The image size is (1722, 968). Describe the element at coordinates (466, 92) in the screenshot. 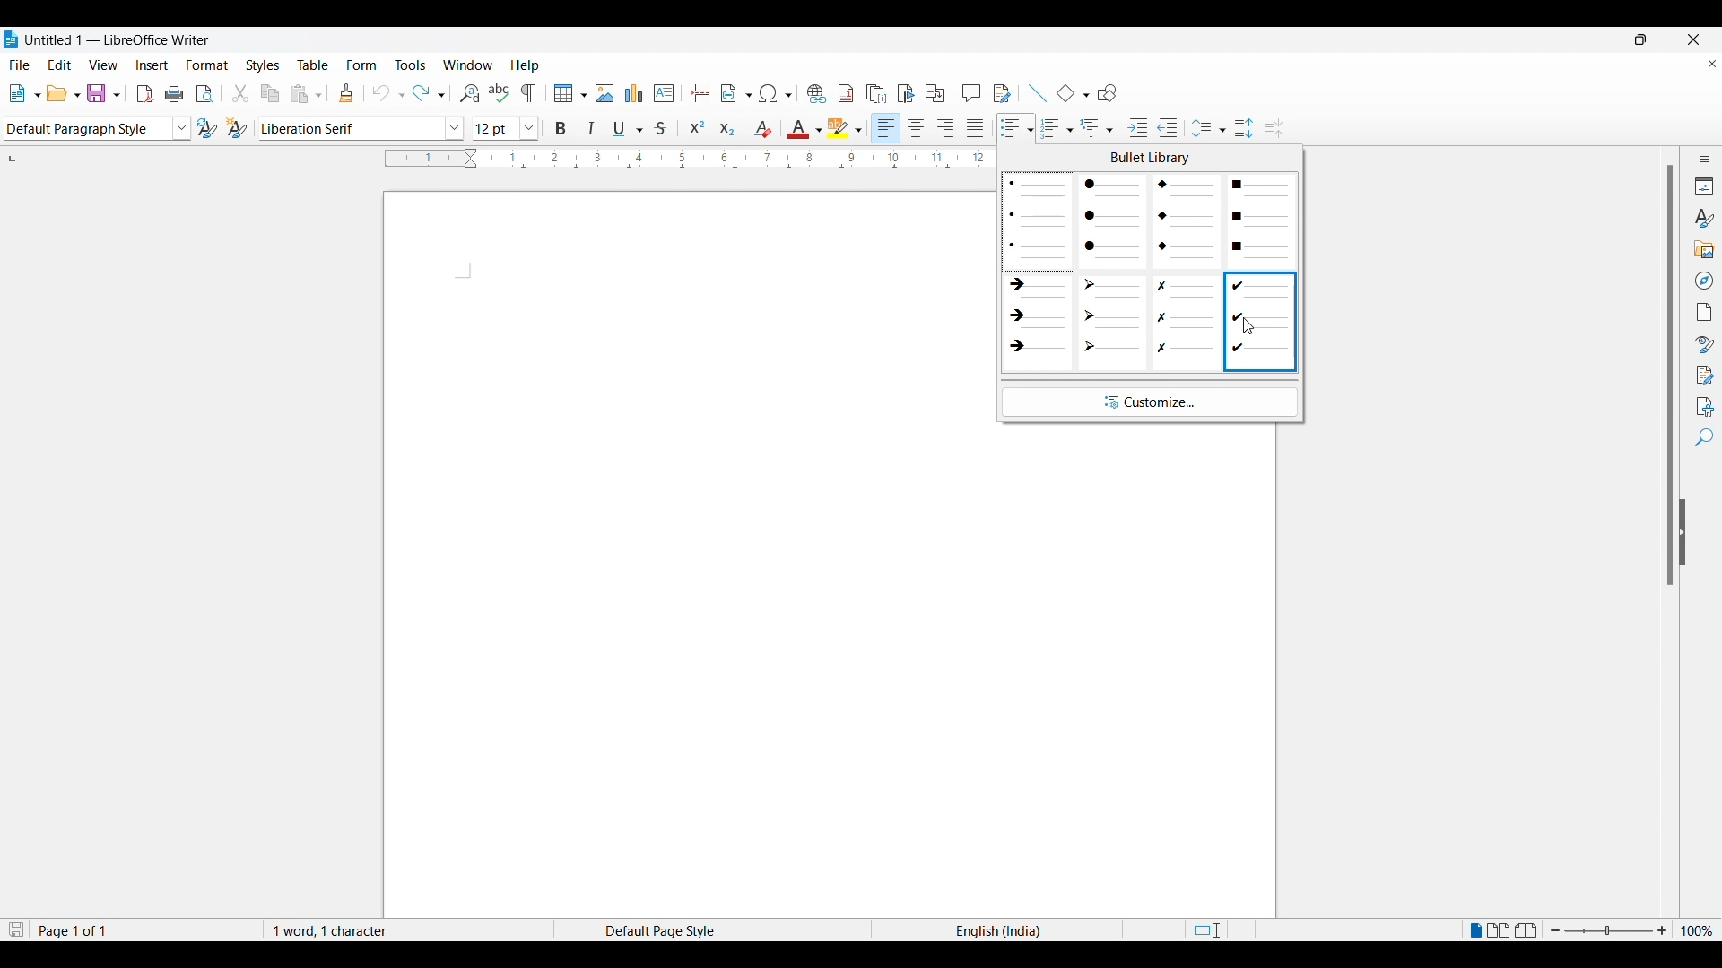

I see `find and replace` at that location.